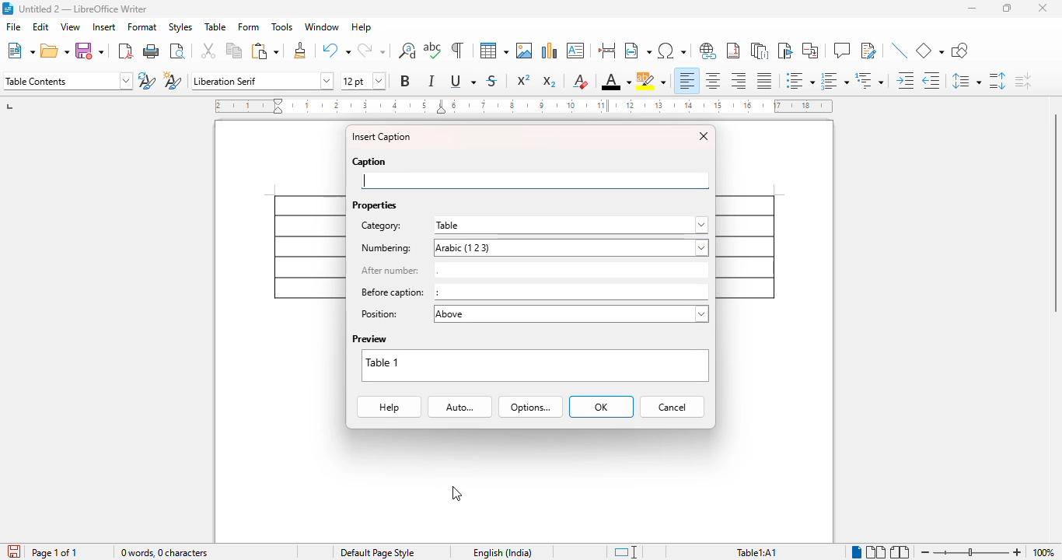 Image resolution: width=1062 pixels, height=560 pixels. I want to click on new, so click(21, 51).